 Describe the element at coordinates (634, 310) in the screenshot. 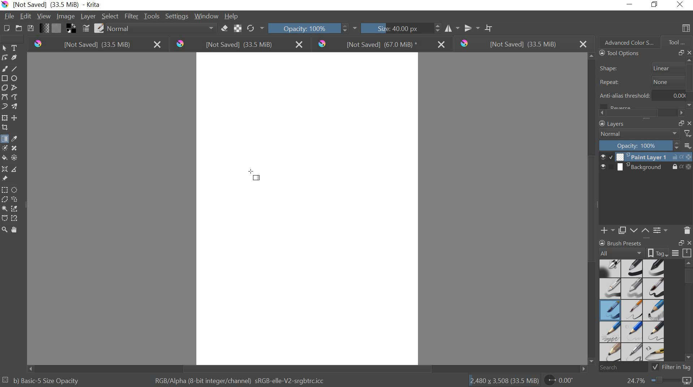

I see `BRUSH PRESET TYPES` at that location.